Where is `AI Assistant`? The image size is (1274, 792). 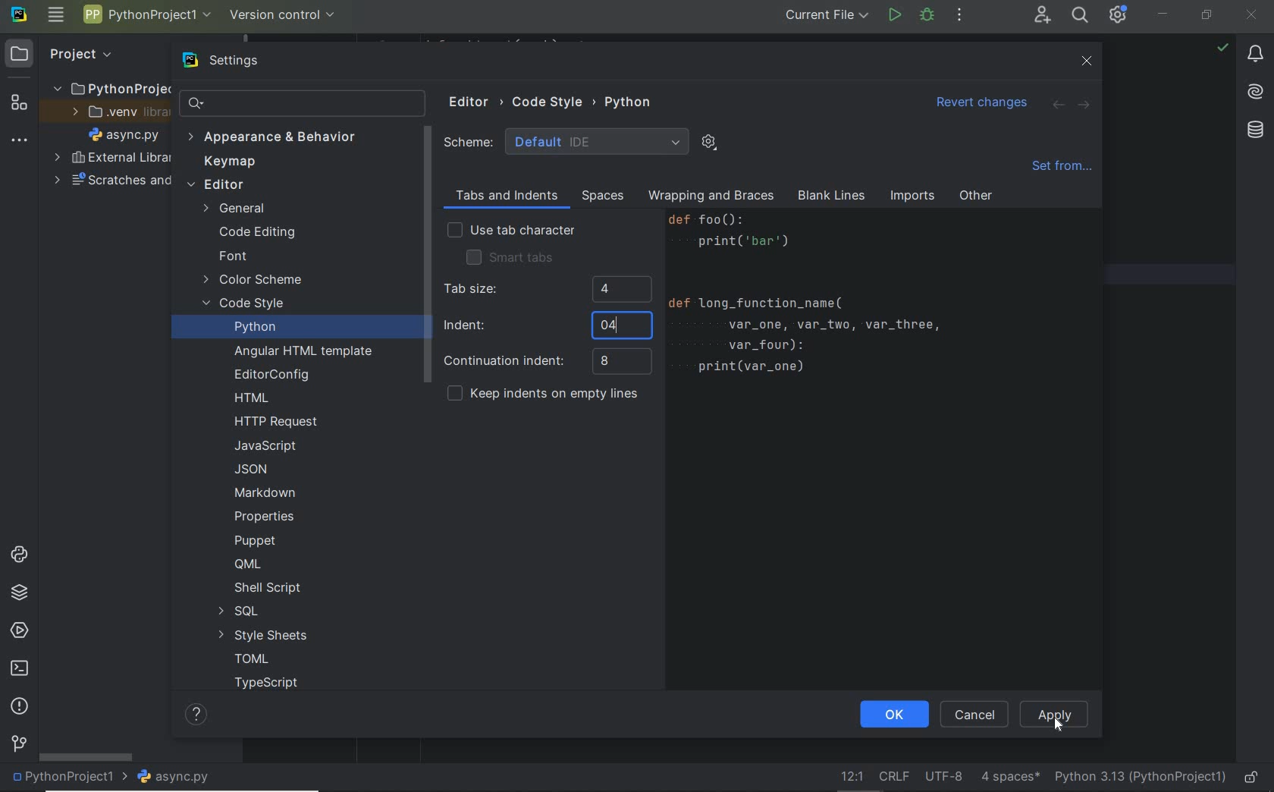 AI Assistant is located at coordinates (1251, 92).